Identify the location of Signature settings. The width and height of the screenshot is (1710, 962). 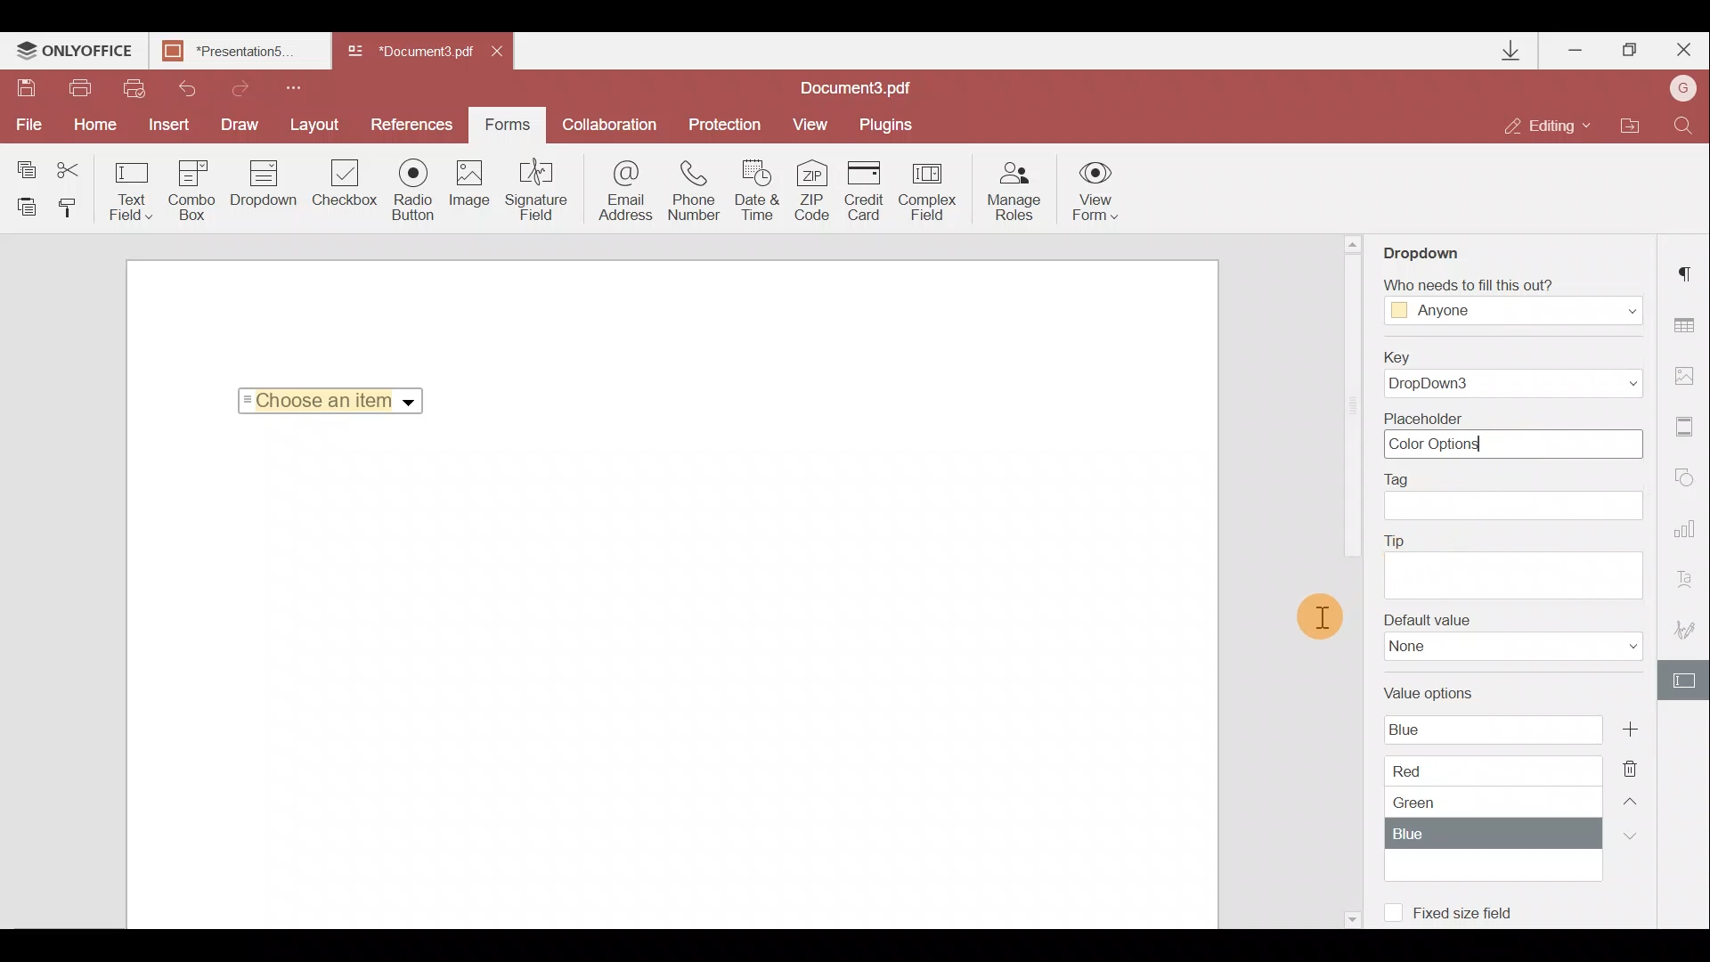
(1683, 624).